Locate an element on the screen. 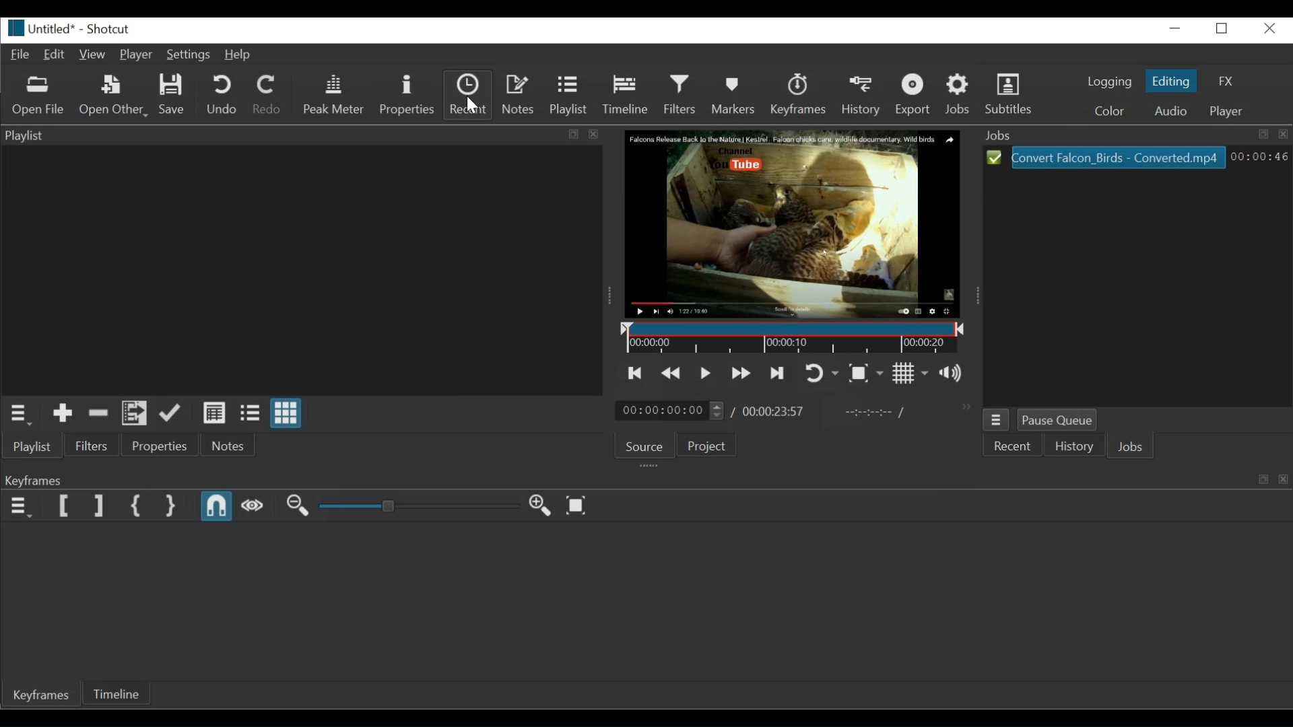 This screenshot has height=727, width=1293. Filters is located at coordinates (682, 95).